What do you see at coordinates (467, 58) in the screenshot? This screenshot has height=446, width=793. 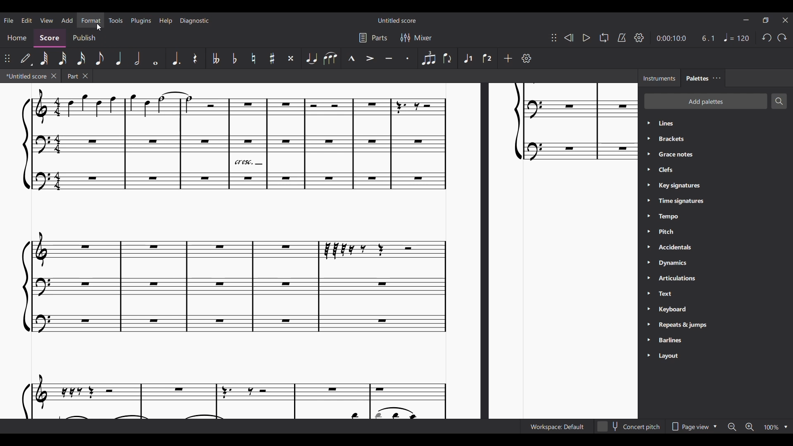 I see `Voice 1` at bounding box center [467, 58].